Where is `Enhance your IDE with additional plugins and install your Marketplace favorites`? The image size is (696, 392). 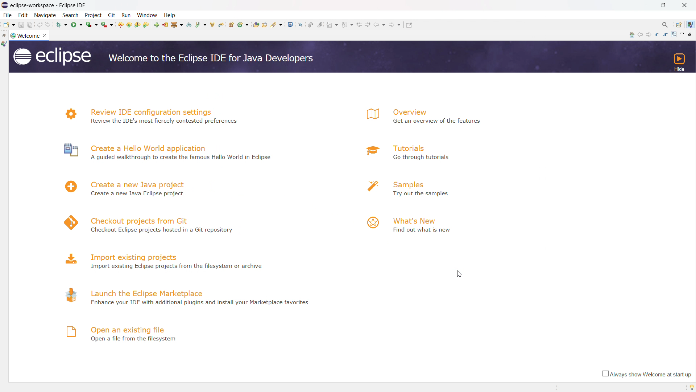
Enhance your IDE with additional plugins and install your Marketplace favorites is located at coordinates (201, 305).